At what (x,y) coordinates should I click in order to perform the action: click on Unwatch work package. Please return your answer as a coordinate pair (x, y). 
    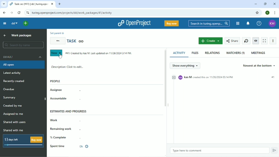
    Looking at the image, I should click on (256, 41).